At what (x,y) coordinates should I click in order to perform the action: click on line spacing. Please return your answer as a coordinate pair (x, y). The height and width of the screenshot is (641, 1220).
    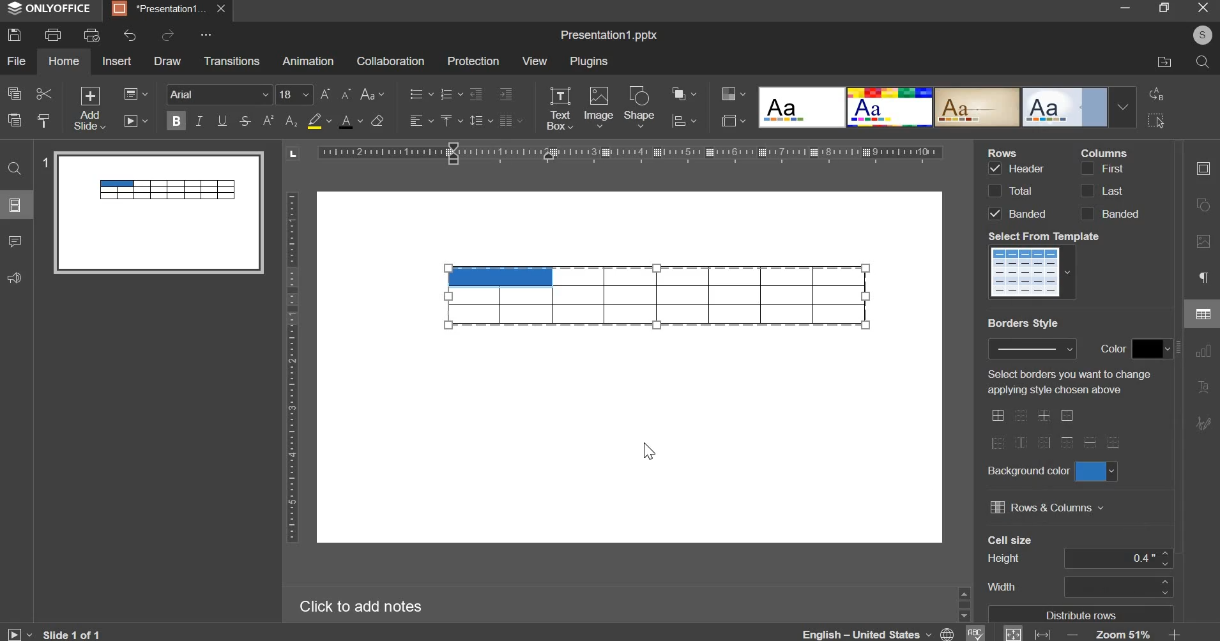
    Looking at the image, I should click on (480, 121).